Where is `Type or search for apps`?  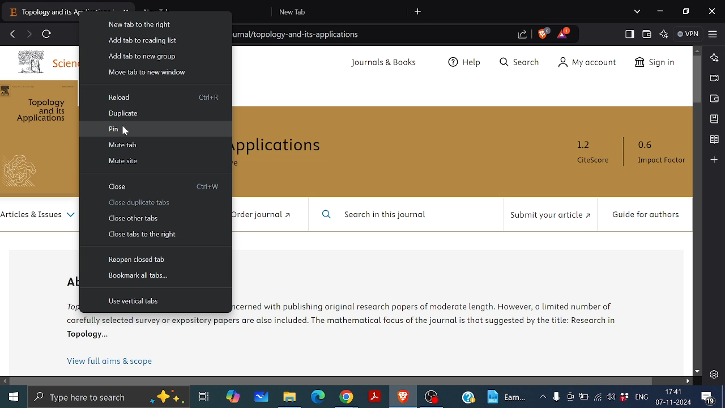 Type or search for apps is located at coordinates (108, 397).